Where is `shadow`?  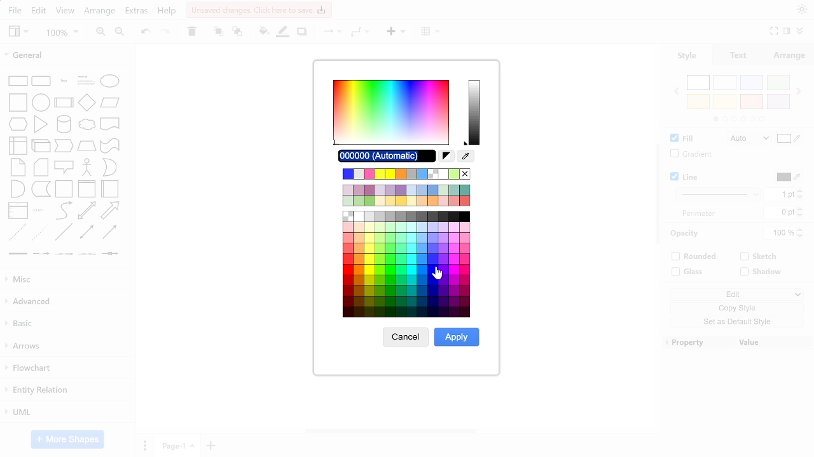 shadow is located at coordinates (302, 33).